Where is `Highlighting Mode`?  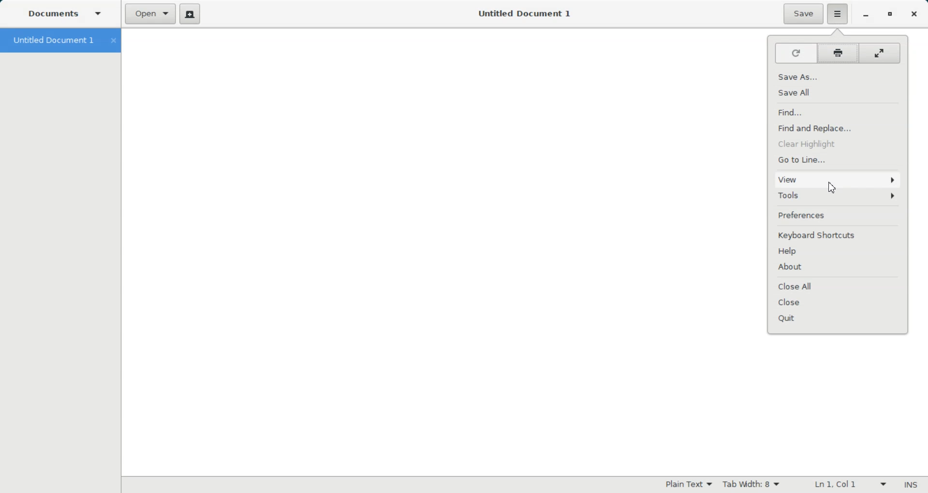 Highlighting Mode is located at coordinates (689, 485).